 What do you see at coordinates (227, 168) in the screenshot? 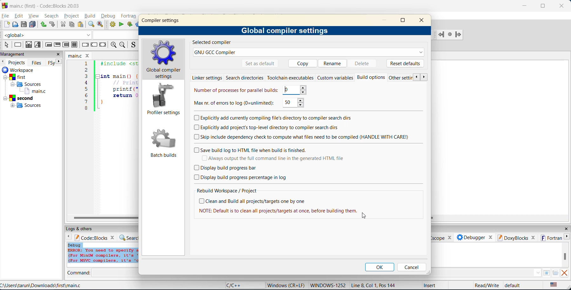
I see `display build progress bar` at bounding box center [227, 168].